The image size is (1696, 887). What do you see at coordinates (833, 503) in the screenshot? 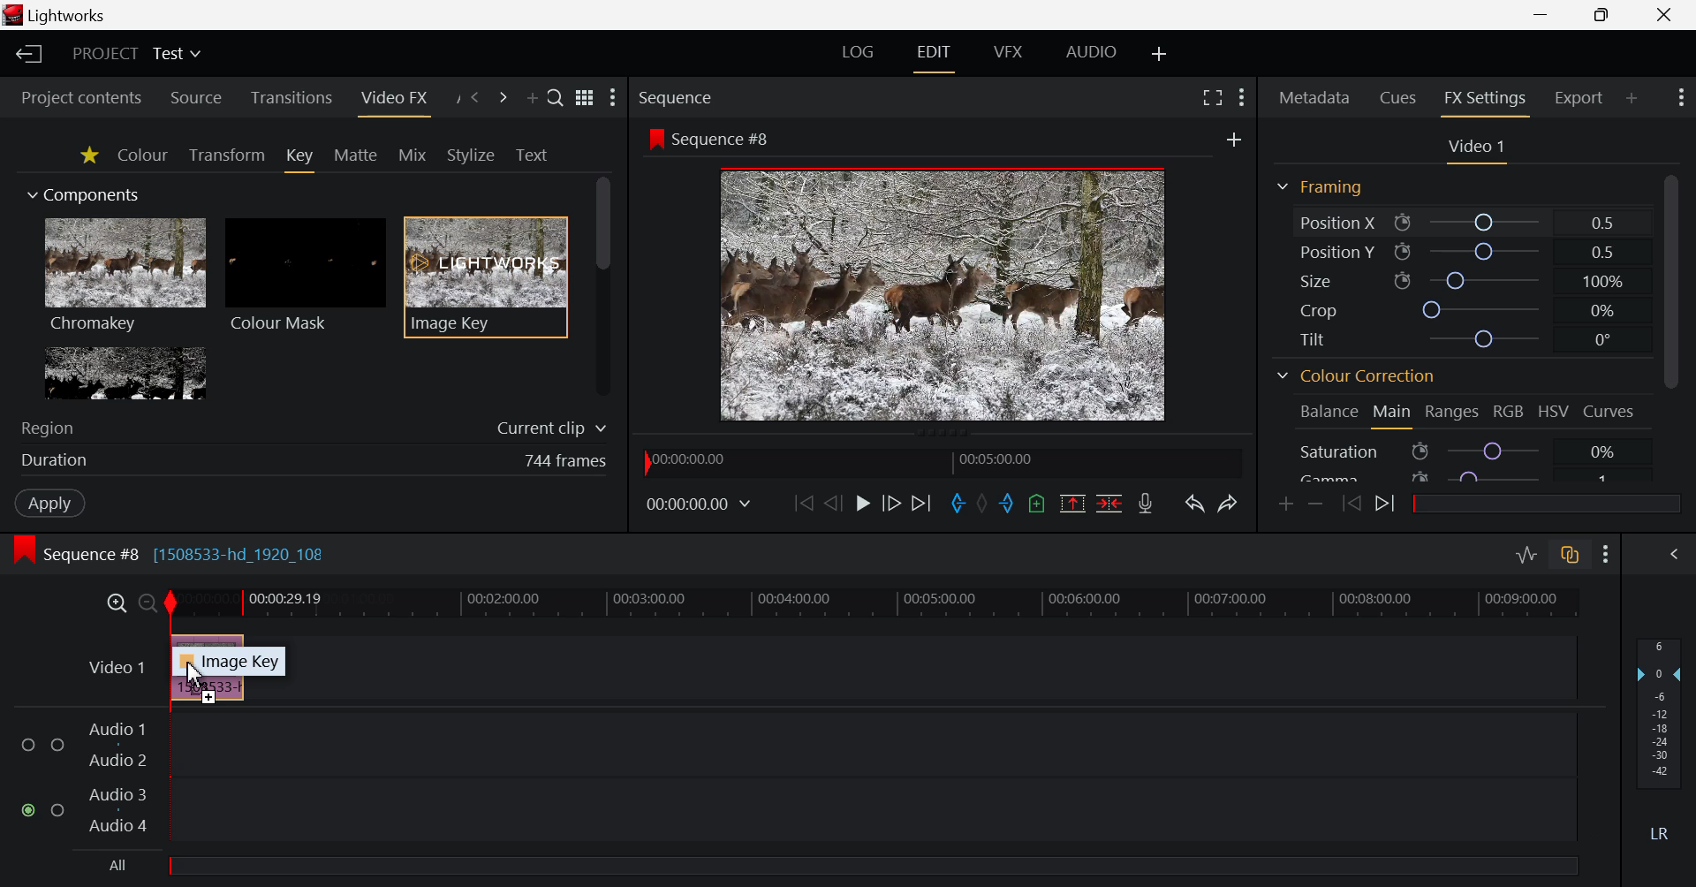
I see `Go Back` at bounding box center [833, 503].